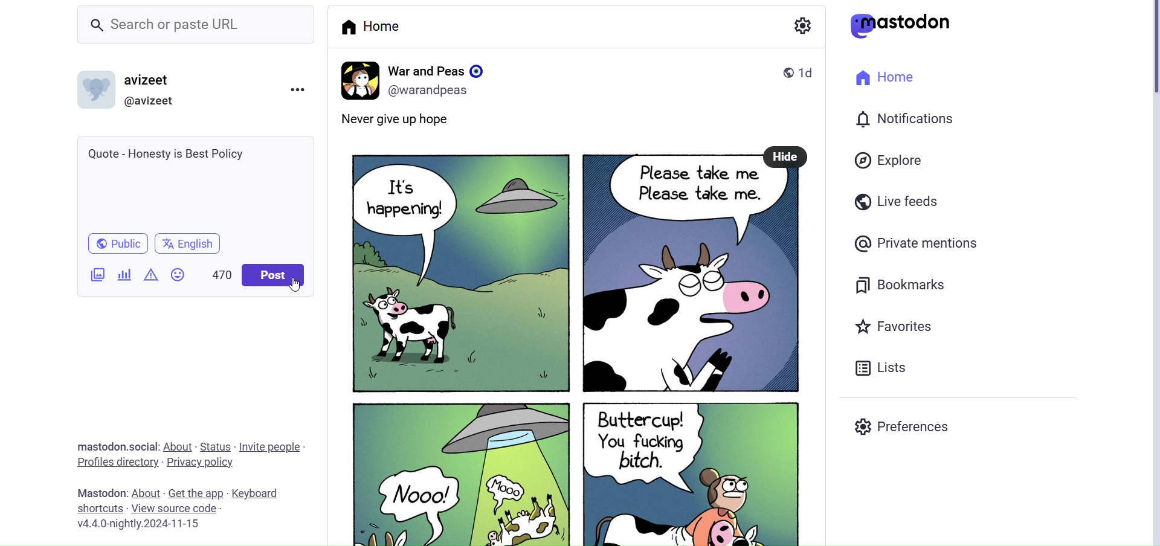 This screenshot has height=546, width=1160. What do you see at coordinates (174, 509) in the screenshot?
I see `View Source Code` at bounding box center [174, 509].